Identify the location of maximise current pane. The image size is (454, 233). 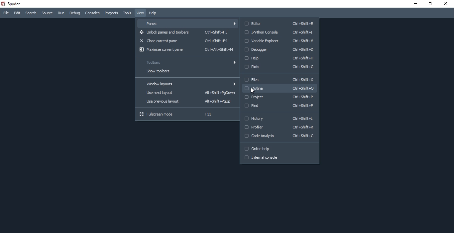
(186, 50).